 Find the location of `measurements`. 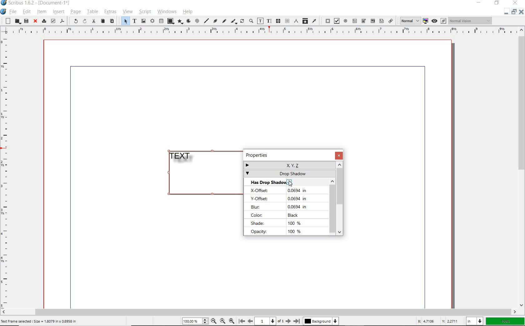

measurements is located at coordinates (295, 21).